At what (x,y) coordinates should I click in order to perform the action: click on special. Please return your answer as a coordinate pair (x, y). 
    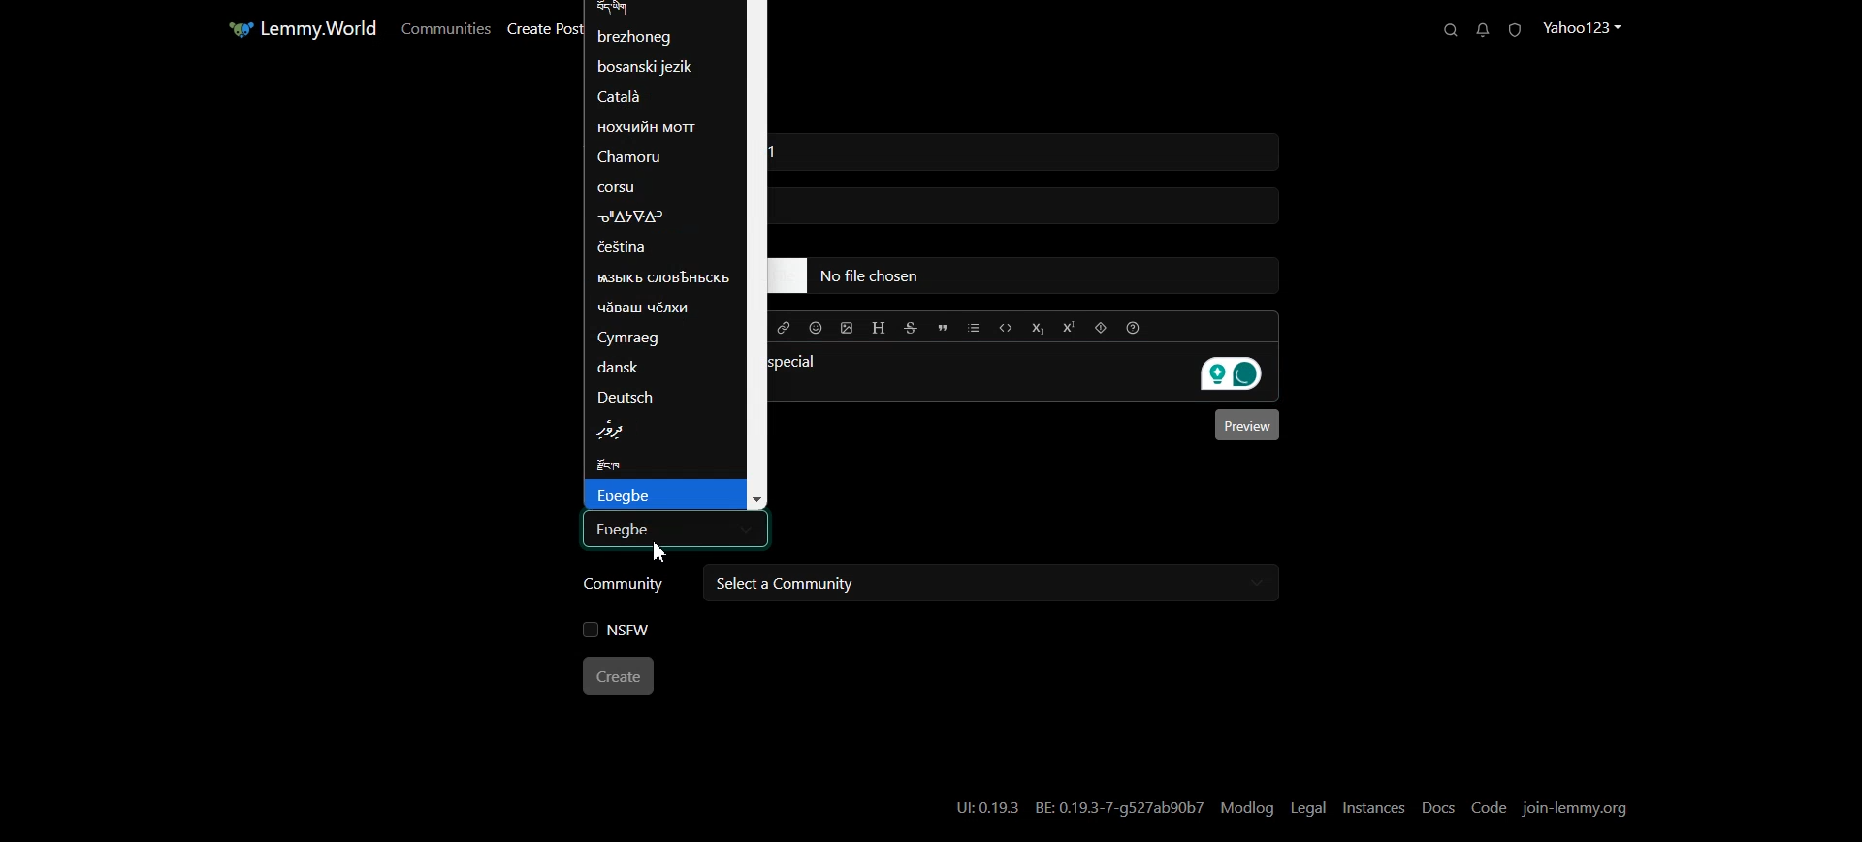
    Looking at the image, I should click on (819, 362).